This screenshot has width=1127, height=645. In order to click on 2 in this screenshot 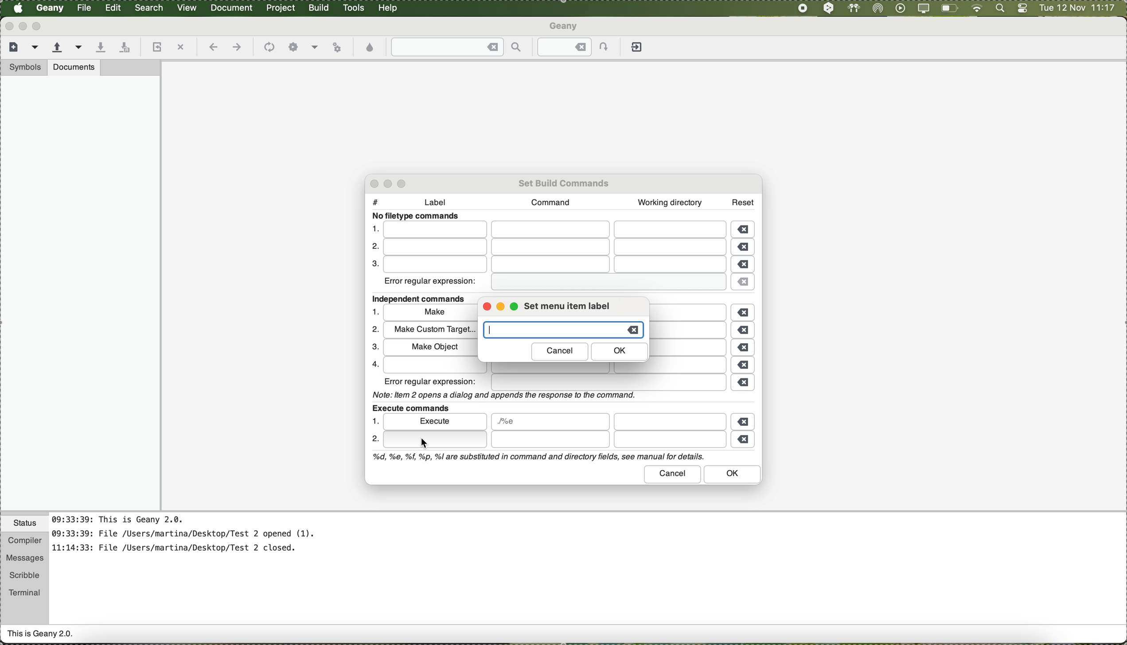, I will do `click(375, 440)`.